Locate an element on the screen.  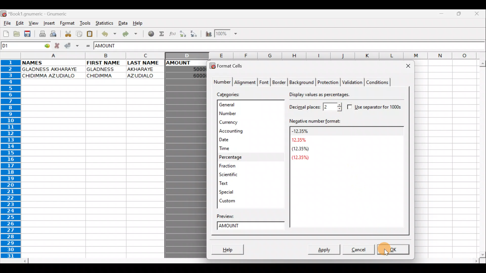
Formula bar is located at coordinates (308, 46).